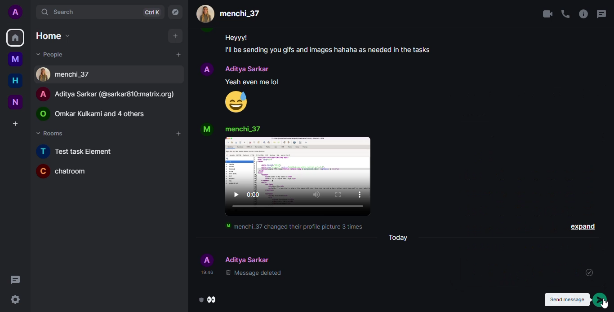 The height and width of the screenshot is (312, 614). Describe the element at coordinates (209, 299) in the screenshot. I see `emoji insert` at that location.